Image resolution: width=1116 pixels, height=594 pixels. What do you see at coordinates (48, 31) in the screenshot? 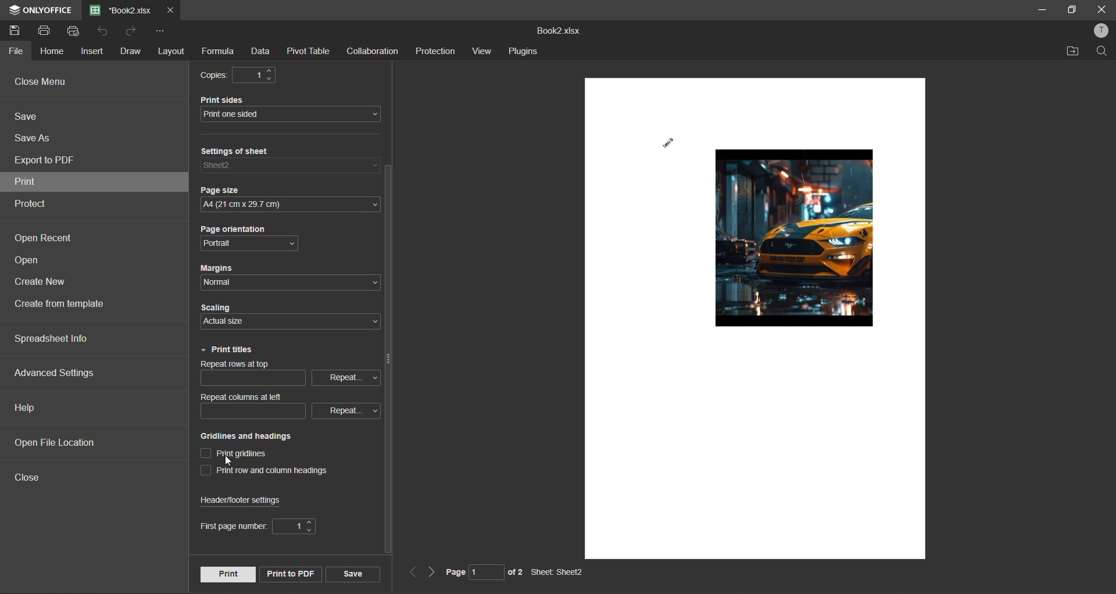
I see `print` at bounding box center [48, 31].